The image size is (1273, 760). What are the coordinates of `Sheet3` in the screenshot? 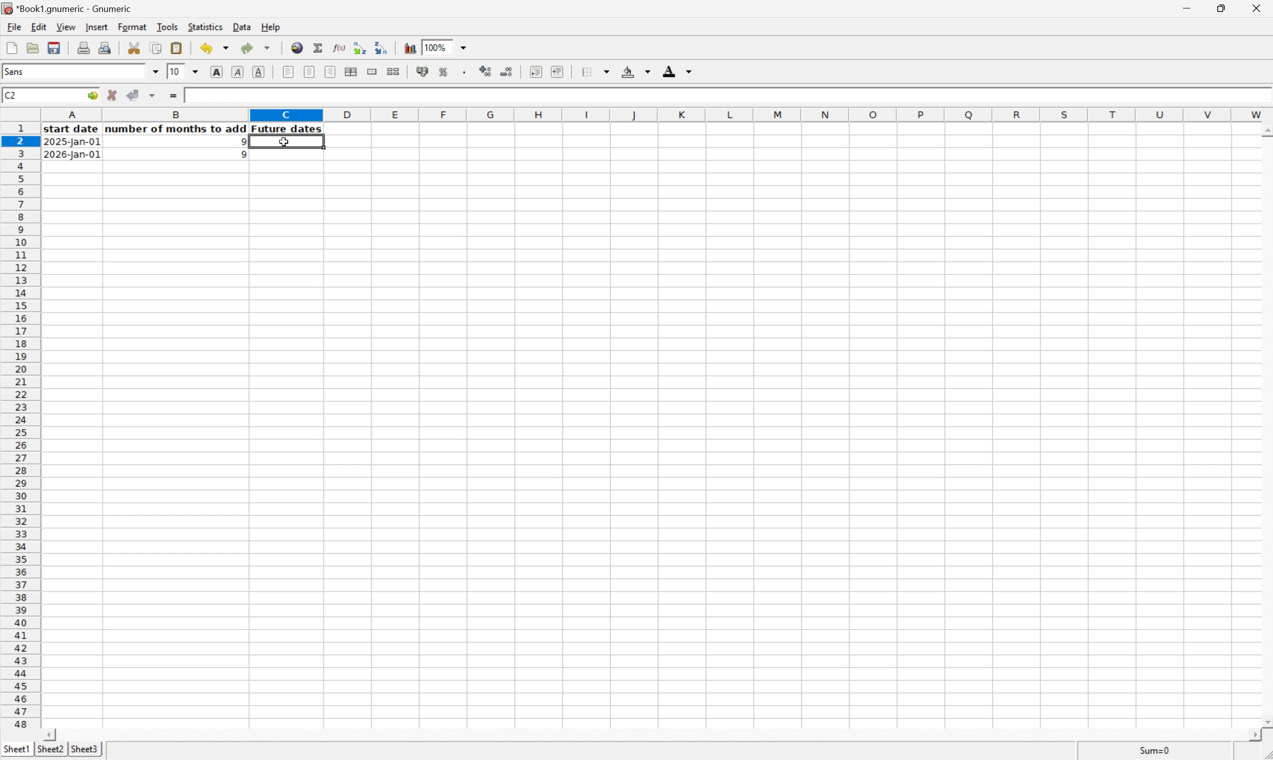 It's located at (86, 750).